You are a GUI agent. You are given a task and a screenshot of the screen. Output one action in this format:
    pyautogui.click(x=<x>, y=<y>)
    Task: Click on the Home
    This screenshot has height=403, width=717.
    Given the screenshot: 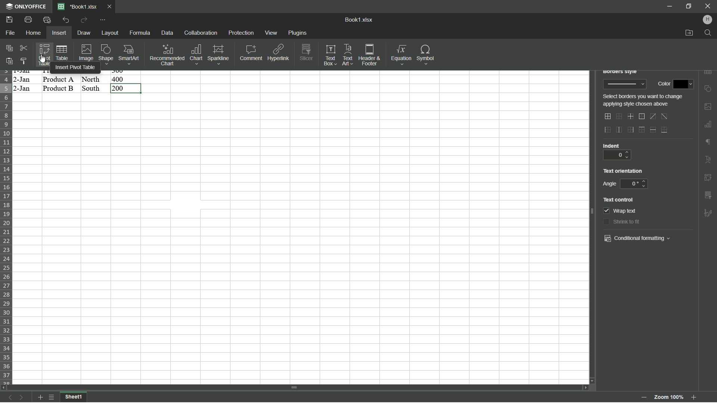 What is the action you would take?
    pyautogui.click(x=34, y=32)
    